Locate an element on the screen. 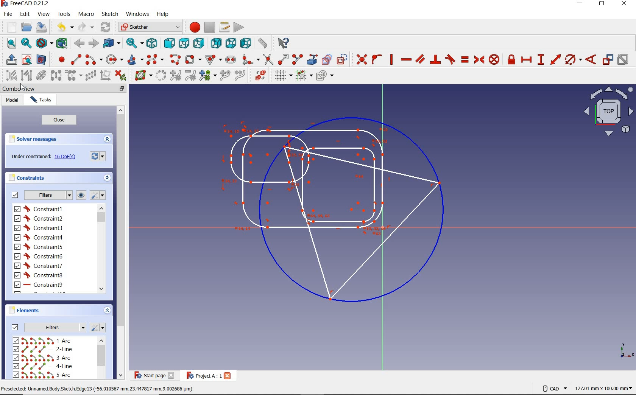  constrain horizontal distance is located at coordinates (526, 60).